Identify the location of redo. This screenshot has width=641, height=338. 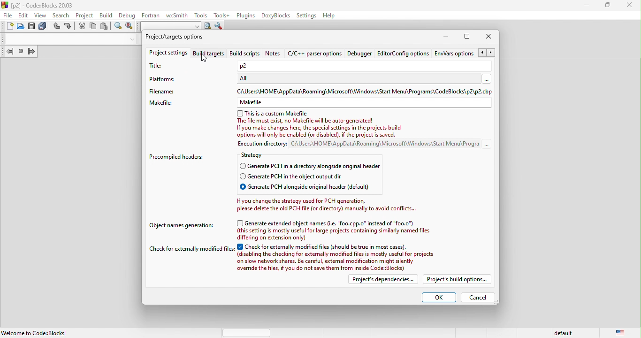
(69, 27).